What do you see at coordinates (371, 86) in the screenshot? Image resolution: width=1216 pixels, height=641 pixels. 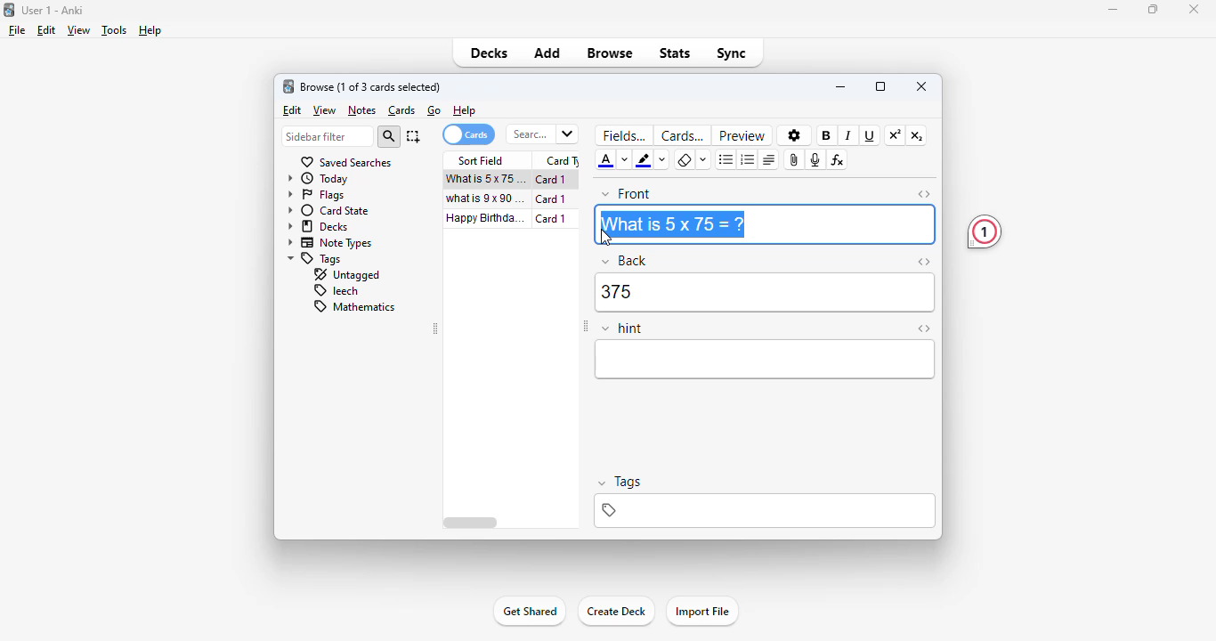 I see `browse (1 of 3 cards selected)` at bounding box center [371, 86].